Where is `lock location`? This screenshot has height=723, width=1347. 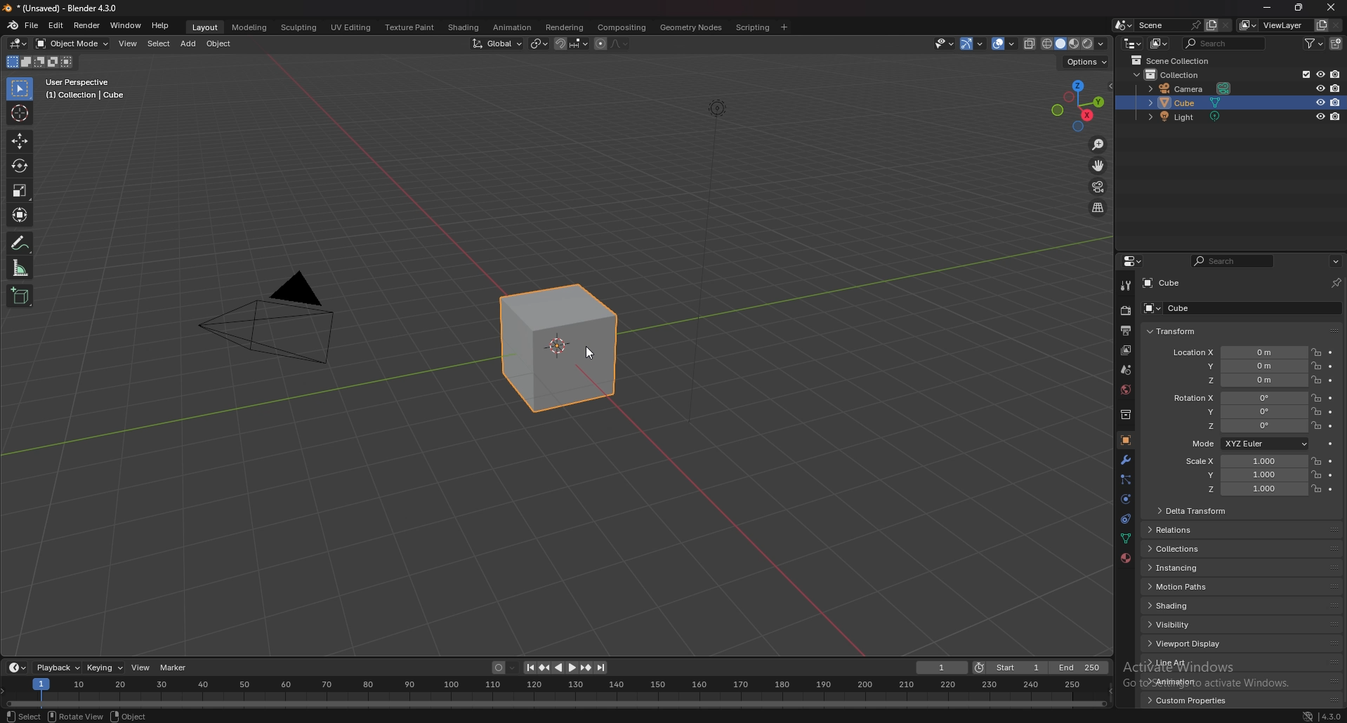
lock location is located at coordinates (1317, 425).